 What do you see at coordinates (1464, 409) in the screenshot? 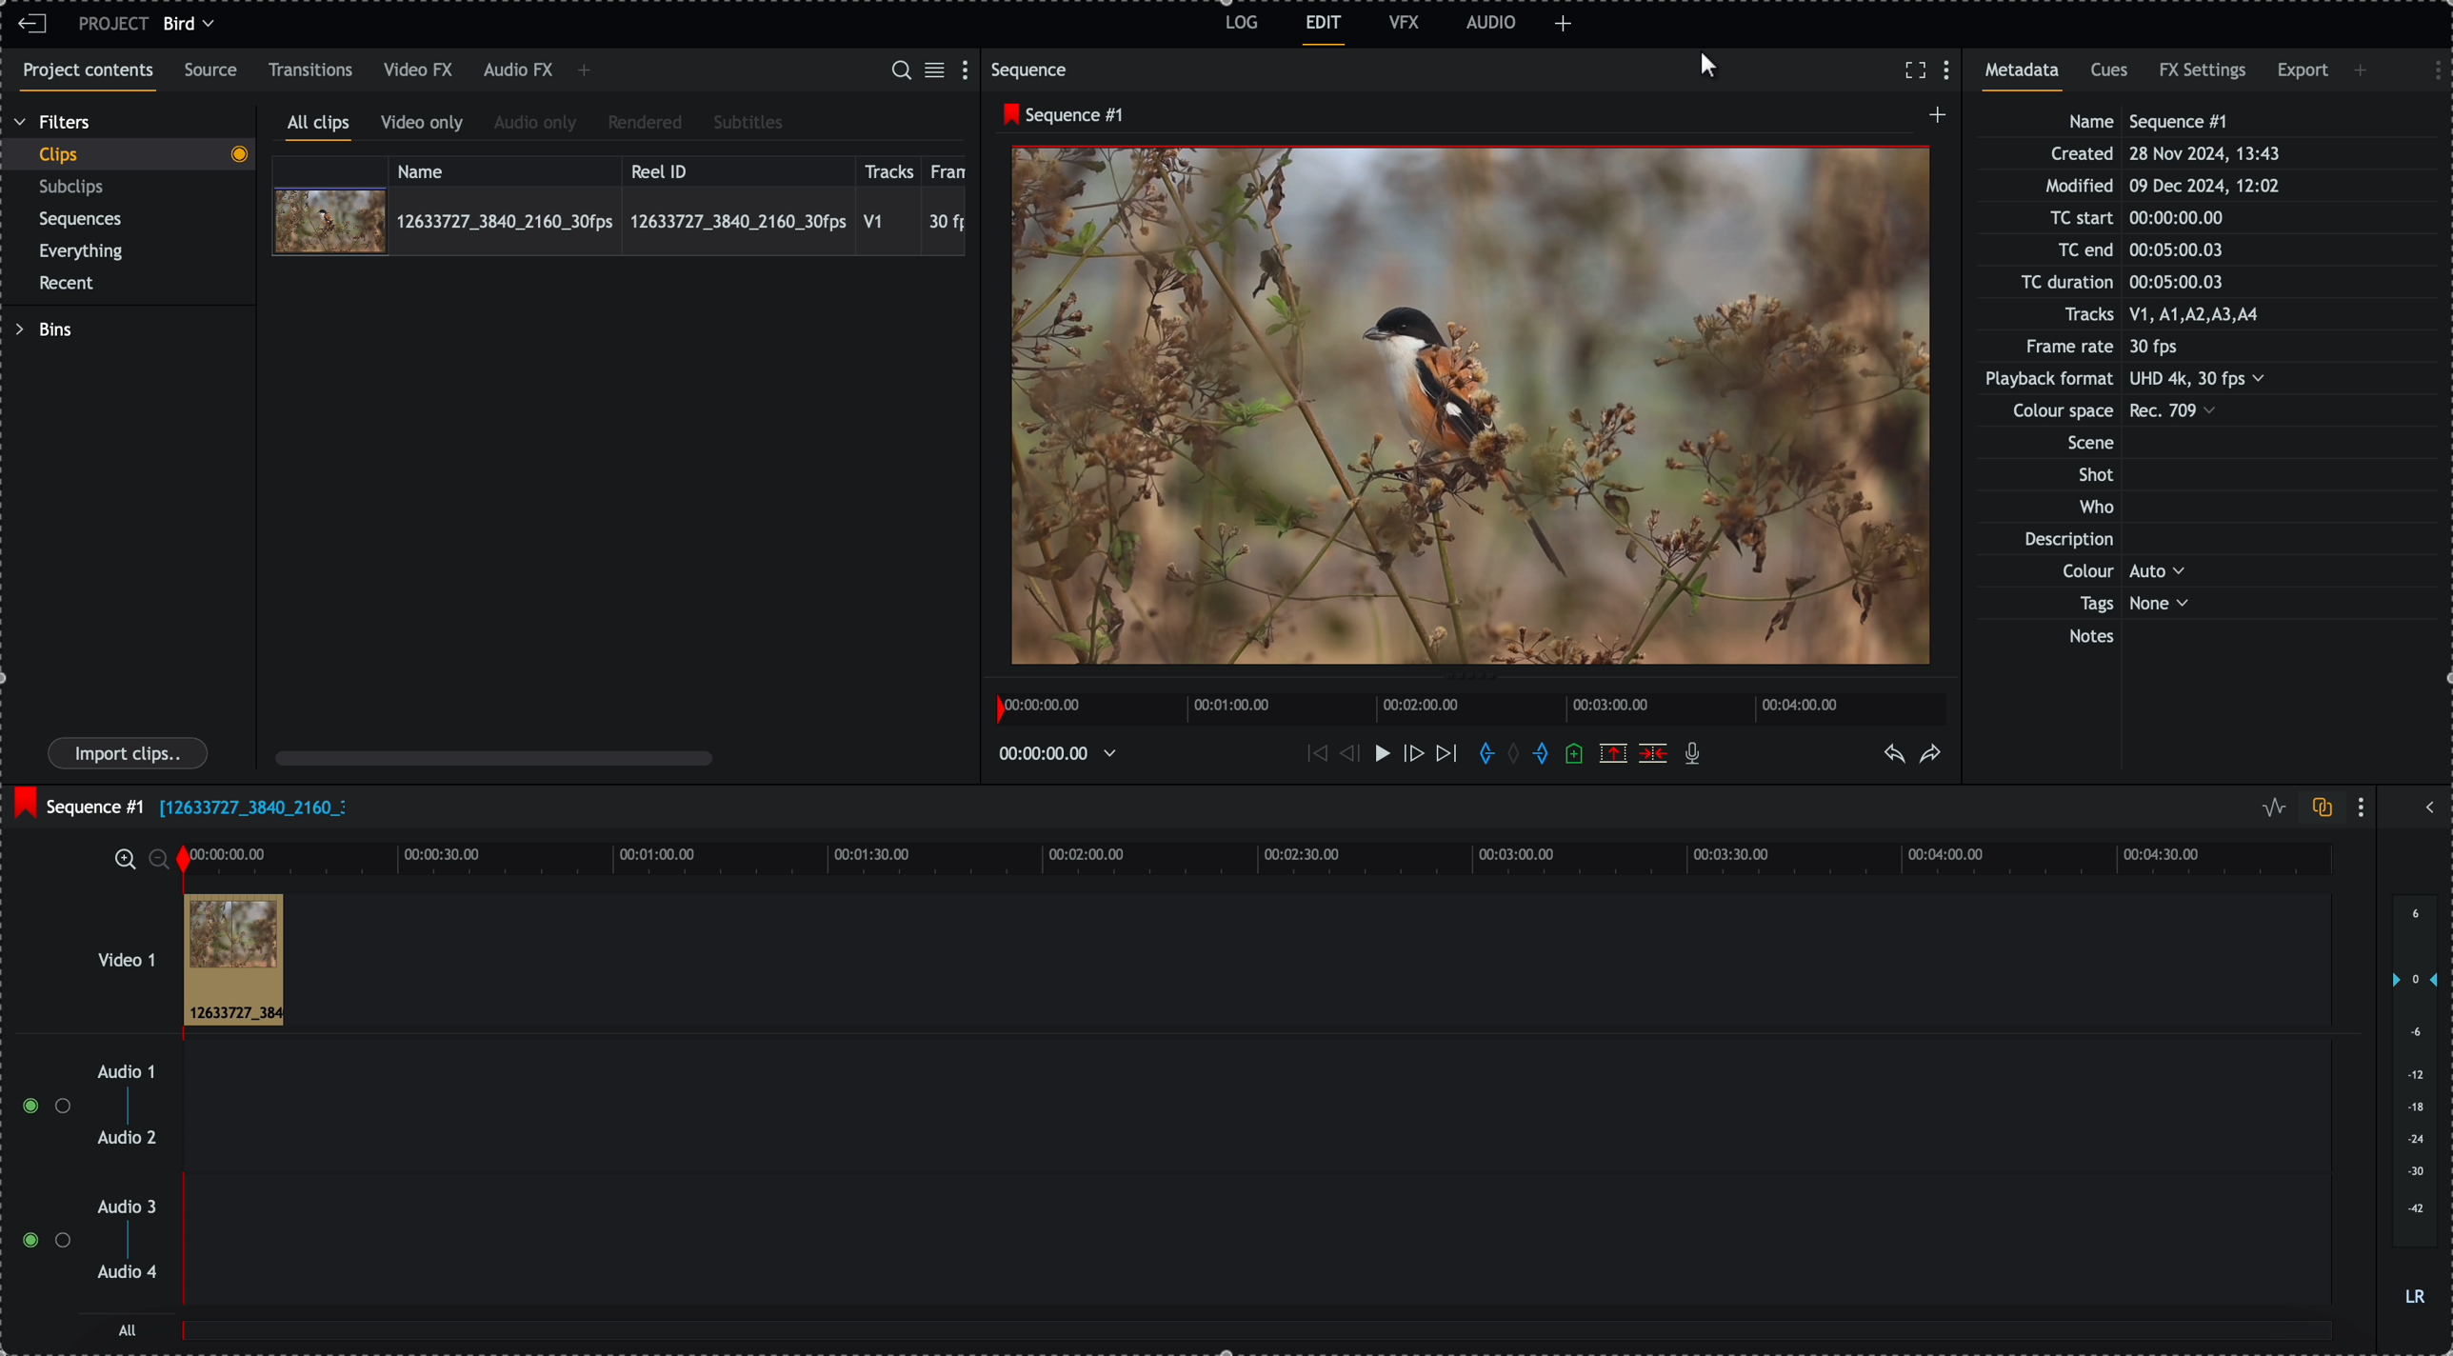
I see `video preview` at bounding box center [1464, 409].